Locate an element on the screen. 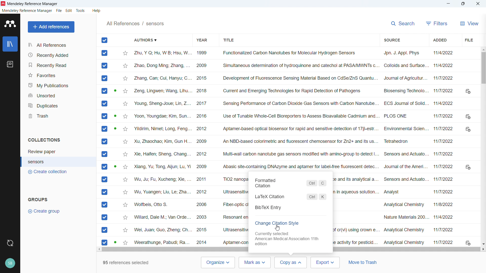  Horizontal scroll bar is located at coordinates (290, 249).